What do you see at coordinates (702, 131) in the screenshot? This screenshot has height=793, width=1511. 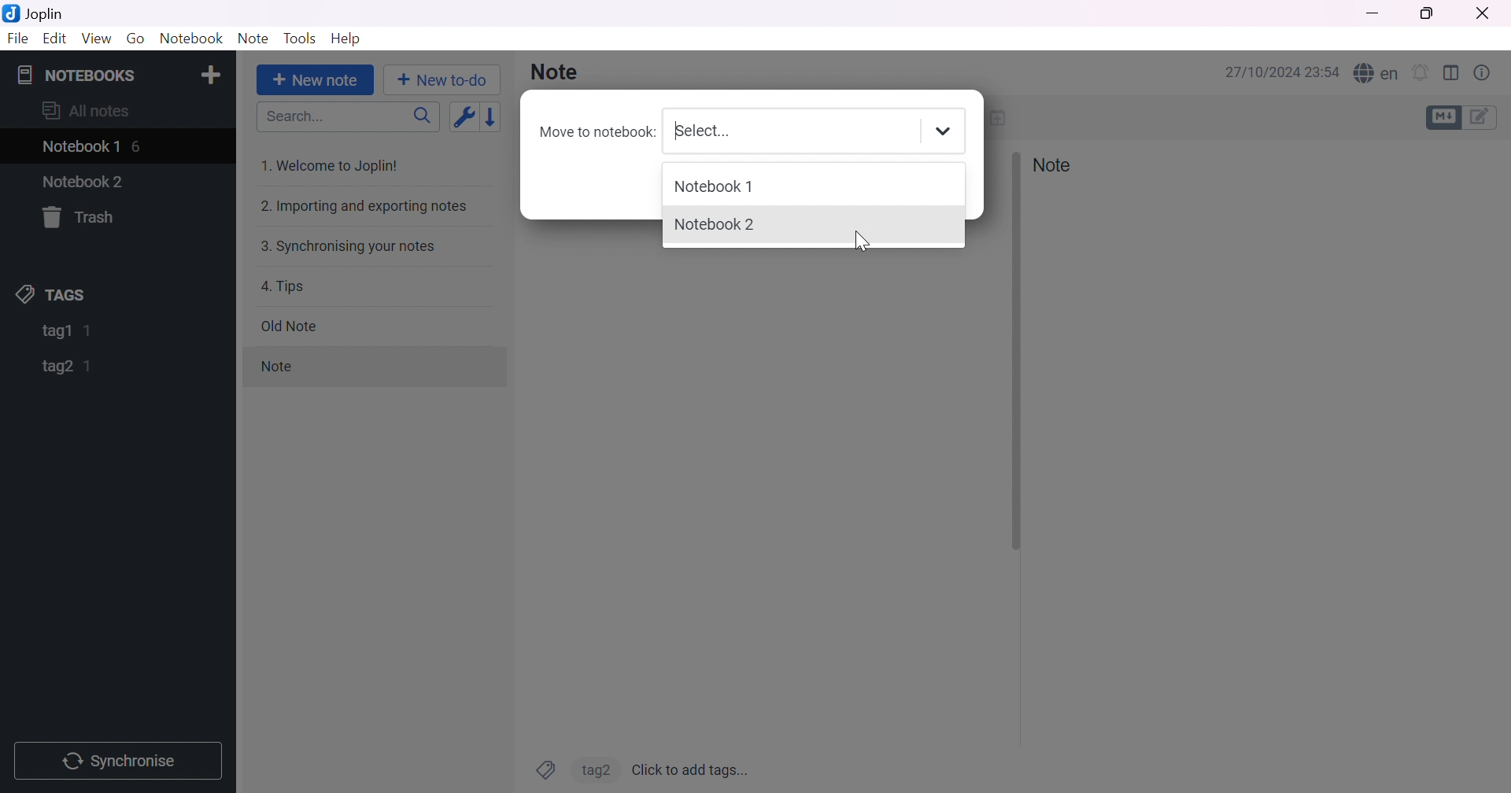 I see `Select...` at bounding box center [702, 131].